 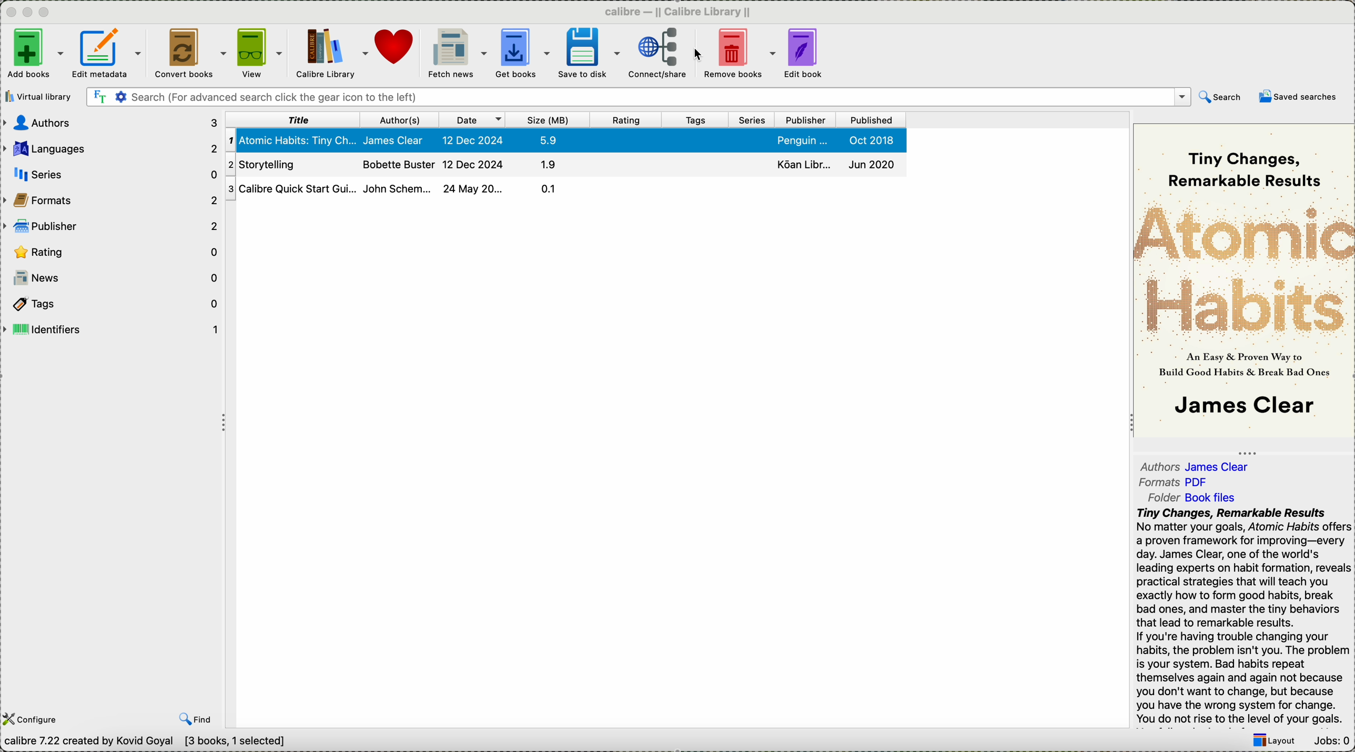 What do you see at coordinates (112, 225) in the screenshot?
I see `publisher` at bounding box center [112, 225].